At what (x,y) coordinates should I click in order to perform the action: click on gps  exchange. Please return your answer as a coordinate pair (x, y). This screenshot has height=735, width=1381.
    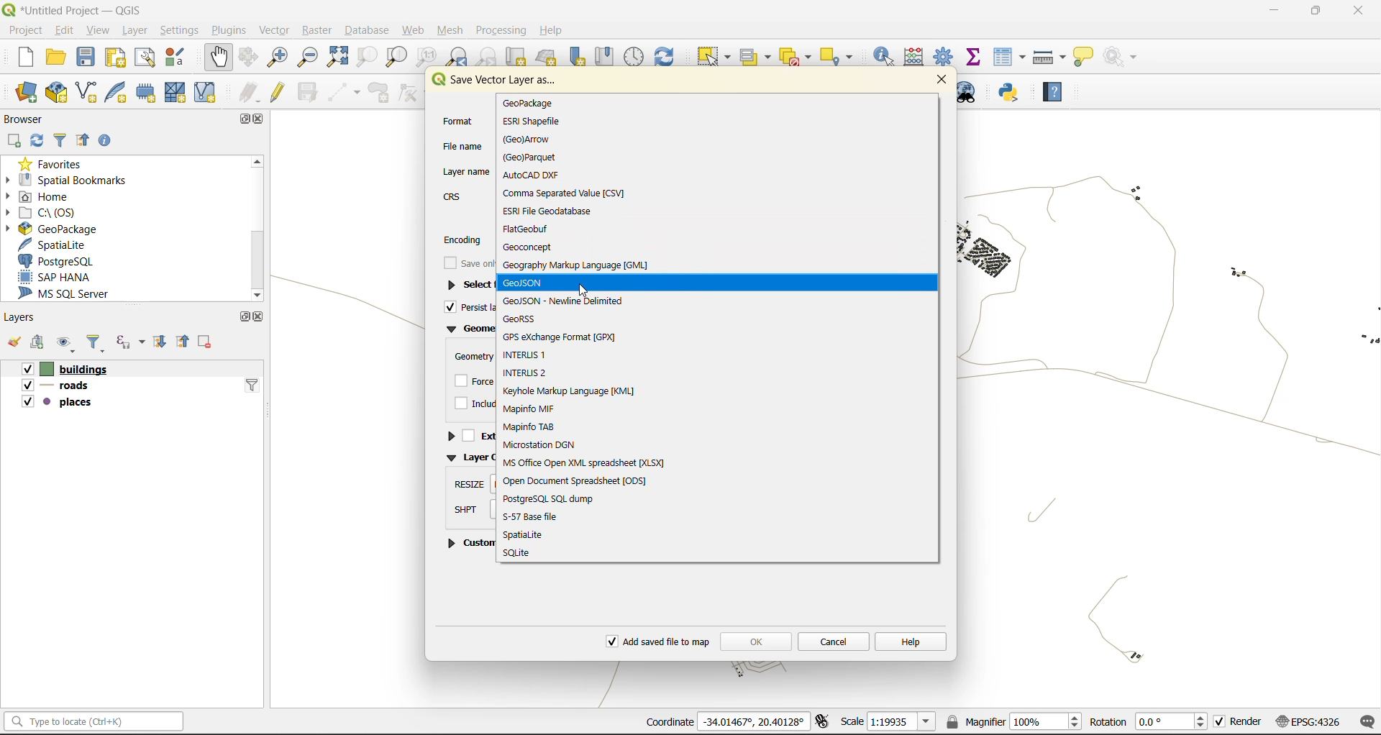
    Looking at the image, I should click on (562, 337).